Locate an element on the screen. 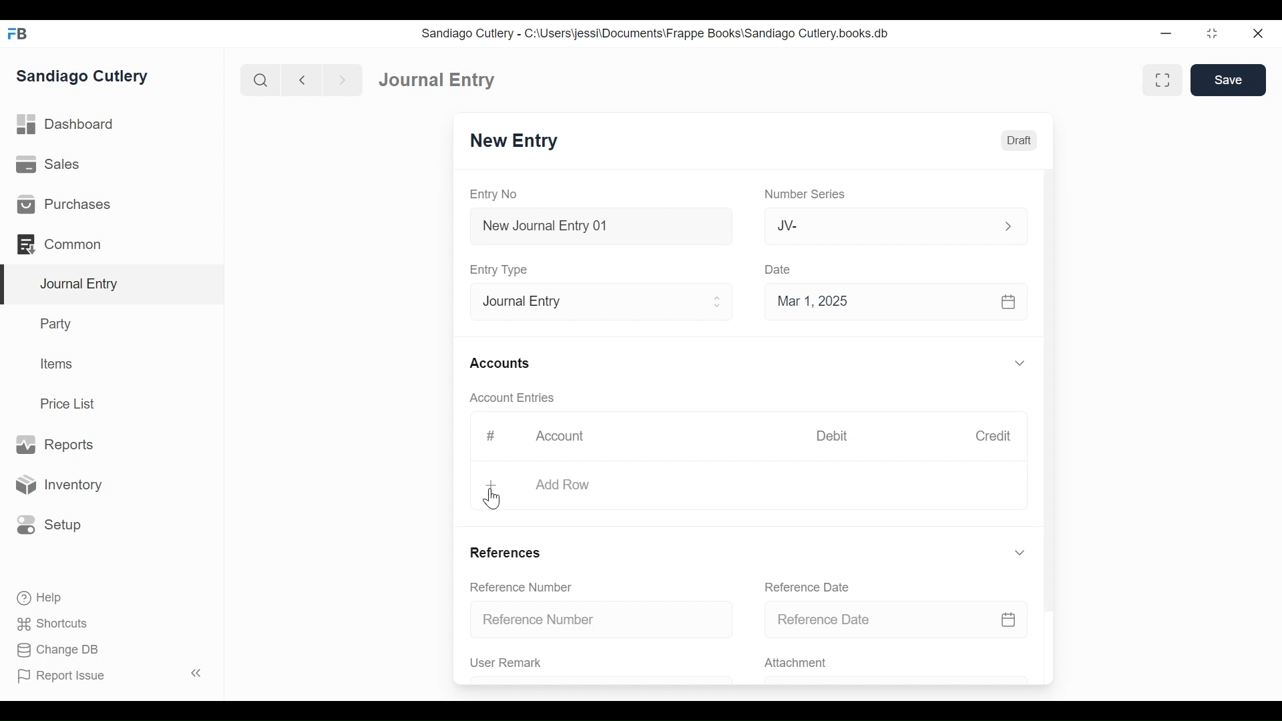  Reference Date is located at coordinates (799, 586).